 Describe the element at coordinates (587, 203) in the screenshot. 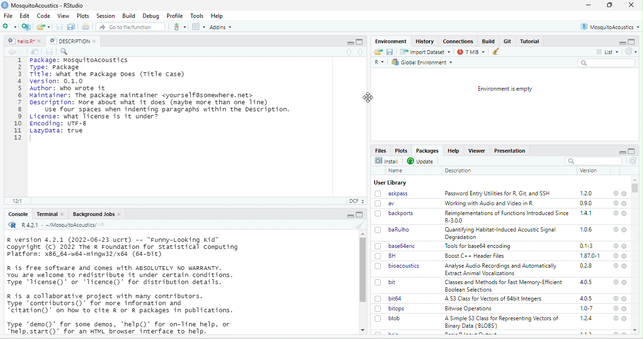

I see `0.9.0` at that location.